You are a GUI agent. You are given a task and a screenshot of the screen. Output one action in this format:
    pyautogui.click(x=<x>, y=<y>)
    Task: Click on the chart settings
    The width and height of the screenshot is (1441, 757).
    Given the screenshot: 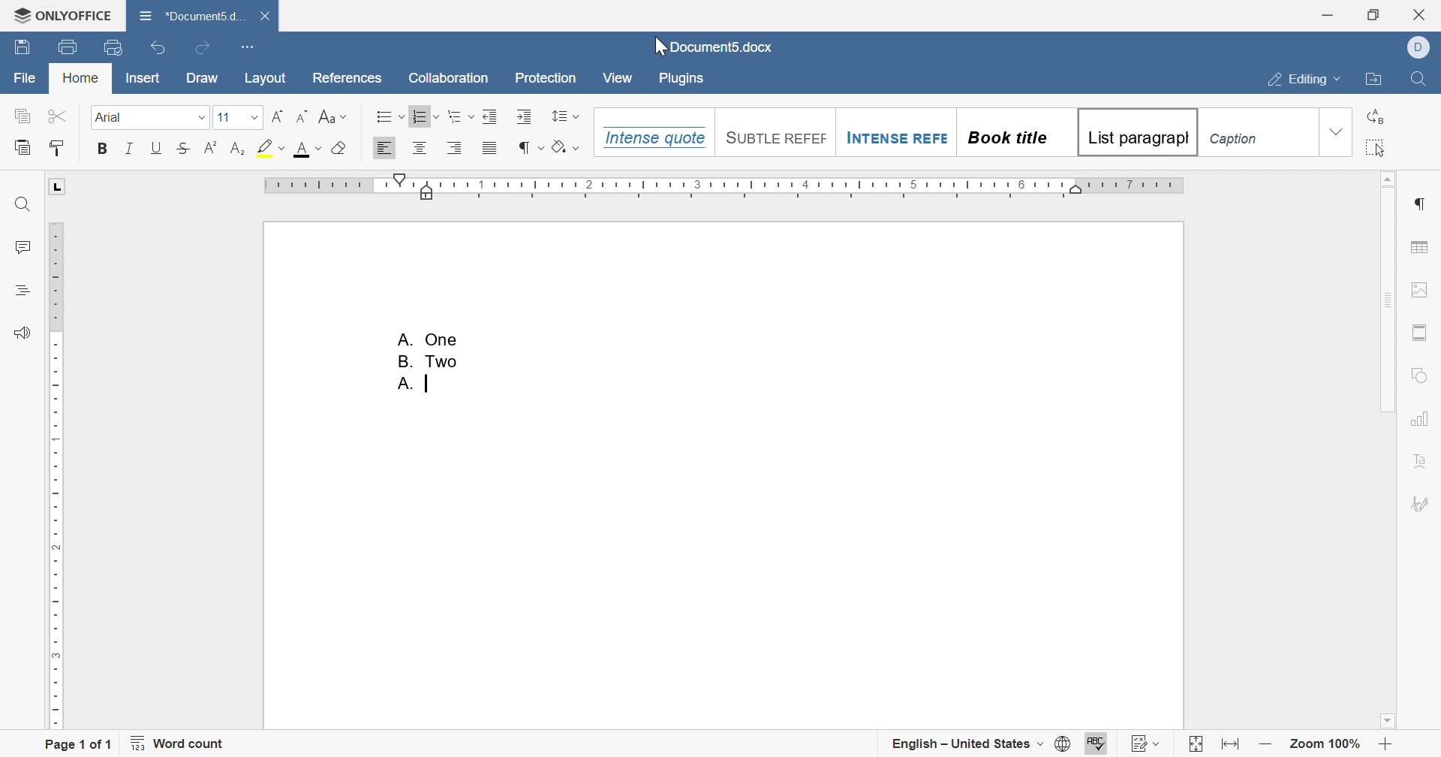 What is the action you would take?
    pyautogui.click(x=1421, y=418)
    